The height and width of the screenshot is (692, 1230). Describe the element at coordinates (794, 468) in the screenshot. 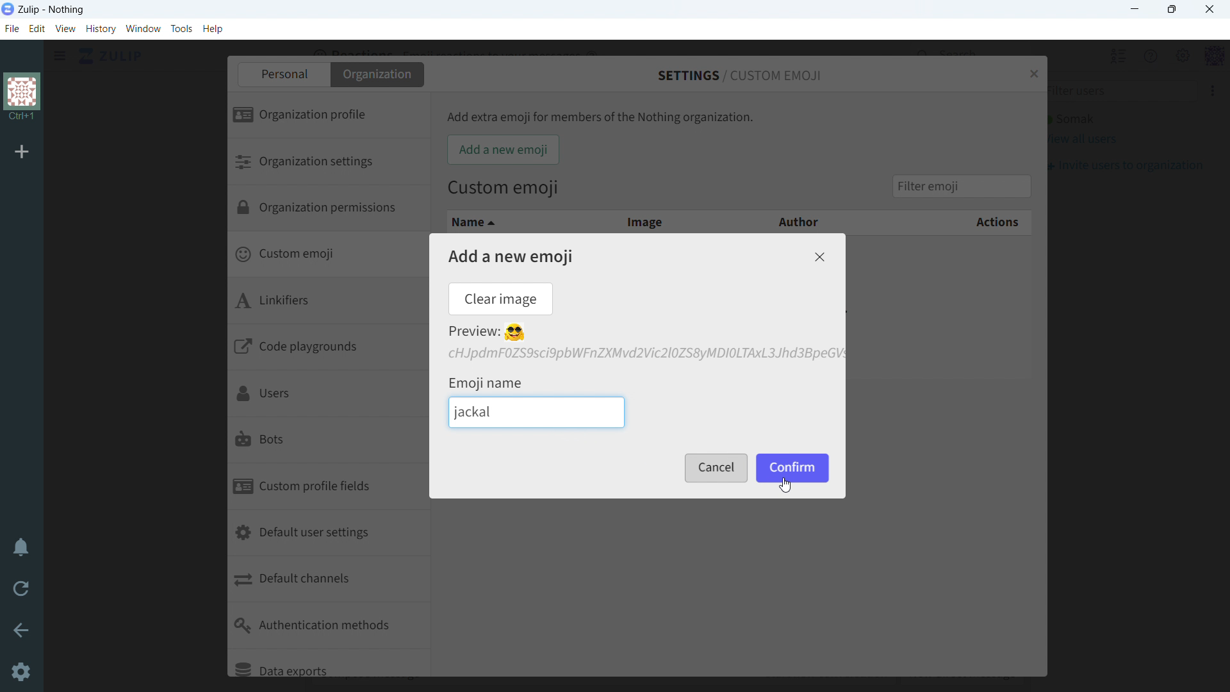

I see `confirm` at that location.